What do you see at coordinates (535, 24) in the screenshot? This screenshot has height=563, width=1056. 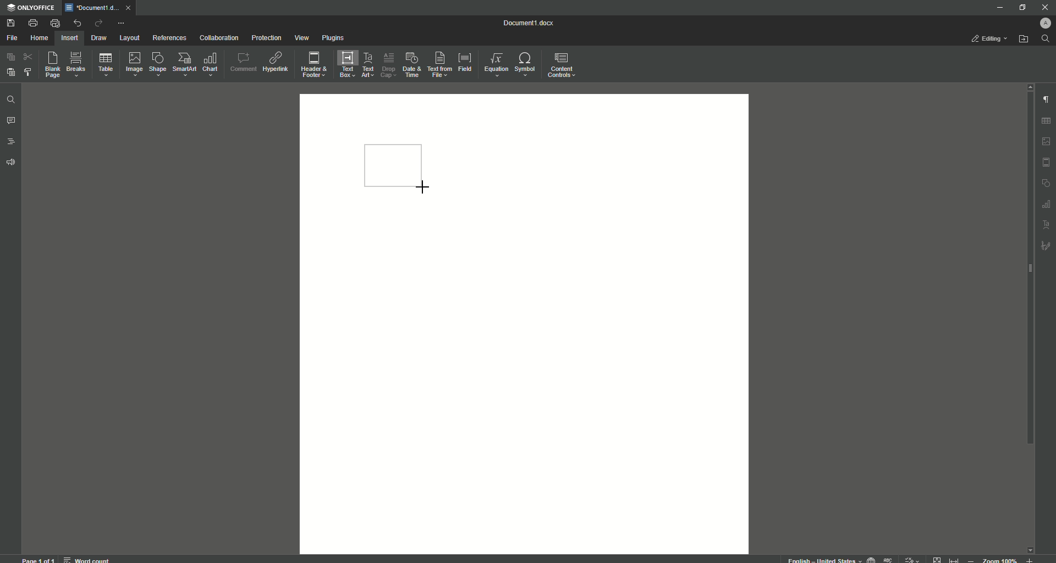 I see `Document 1` at bounding box center [535, 24].